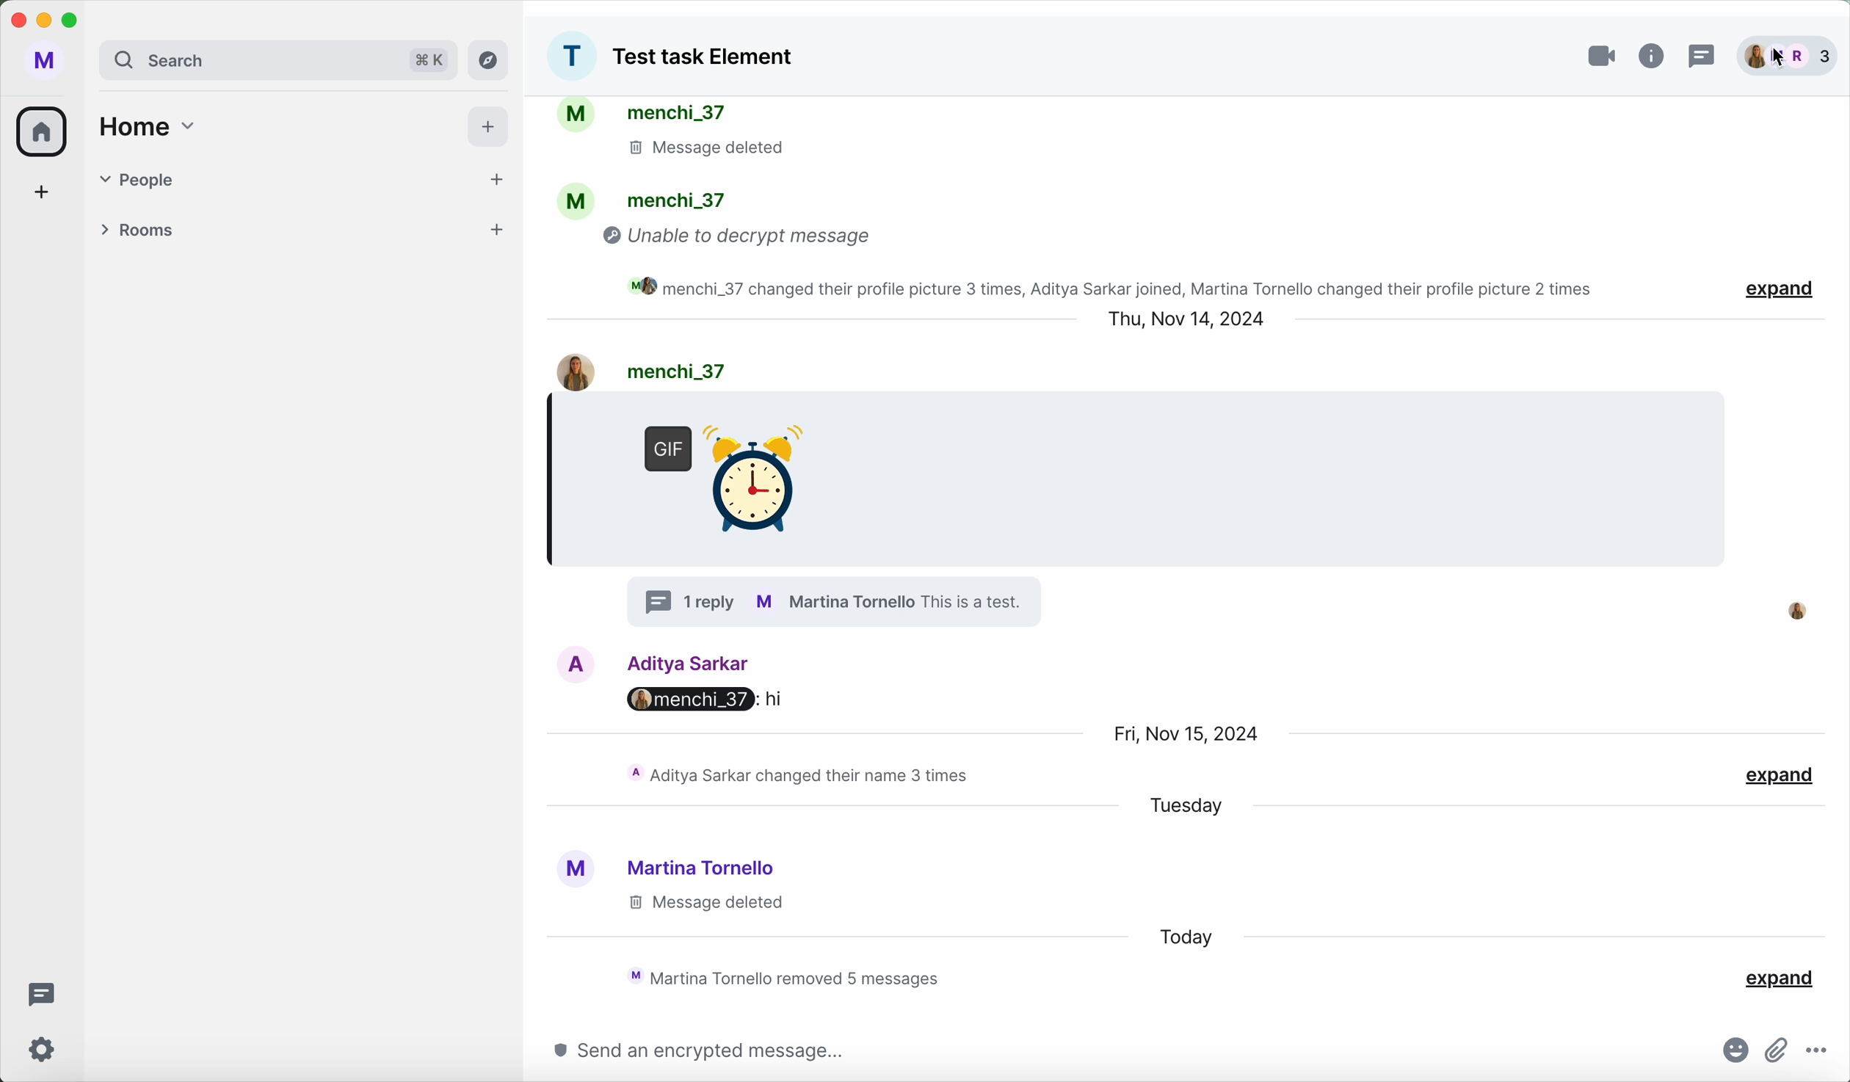  What do you see at coordinates (692, 661) in the screenshot?
I see `Aditya user` at bounding box center [692, 661].